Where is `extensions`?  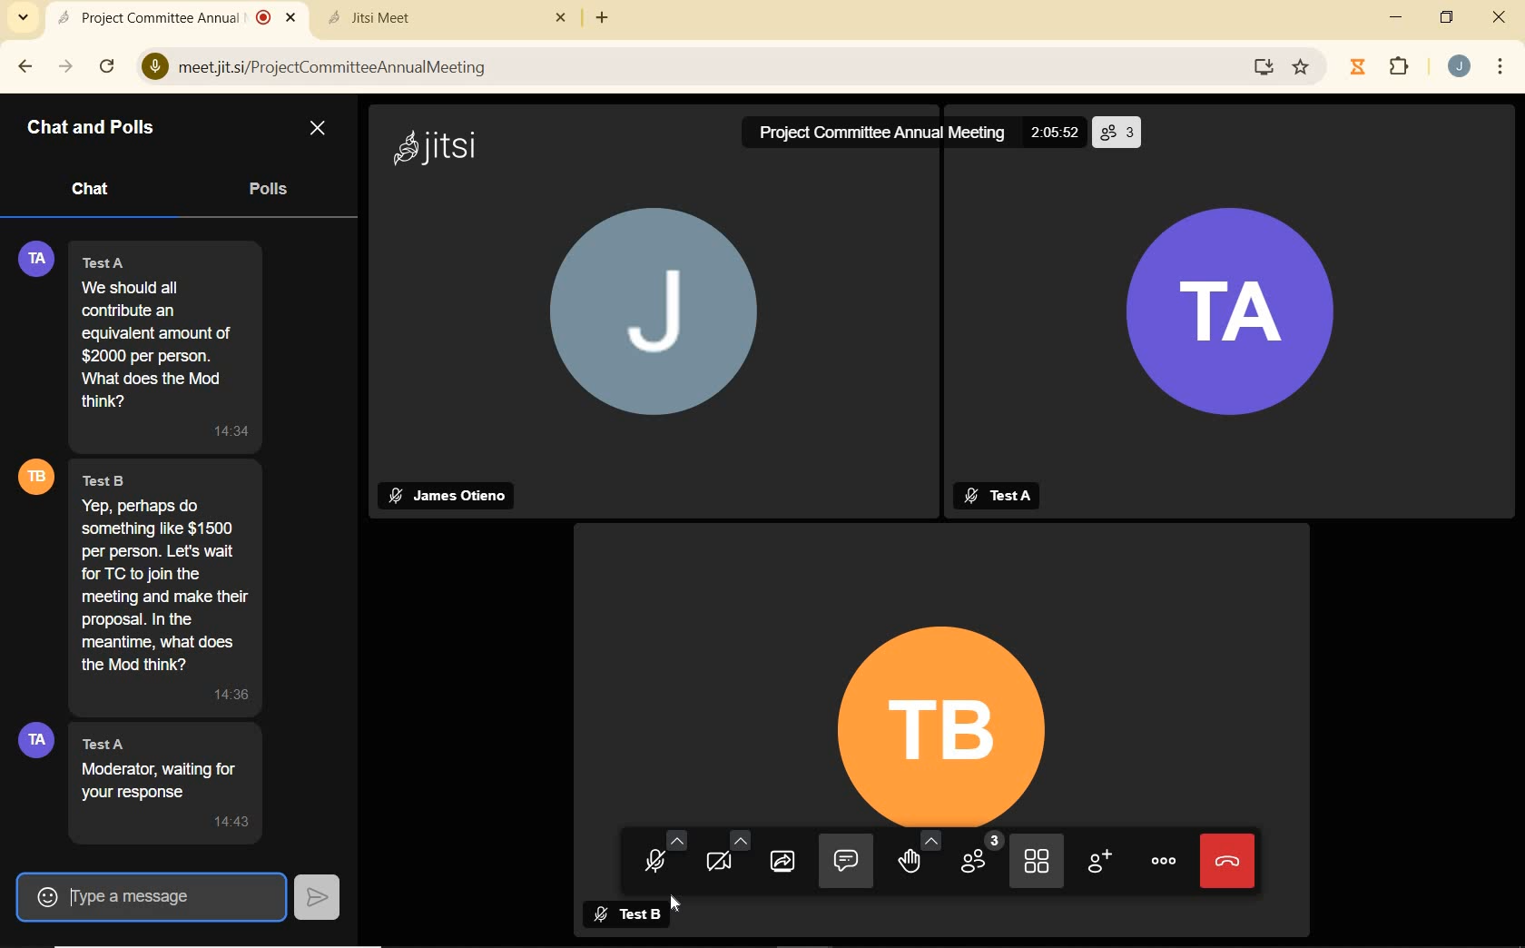
extensions is located at coordinates (1395, 66).